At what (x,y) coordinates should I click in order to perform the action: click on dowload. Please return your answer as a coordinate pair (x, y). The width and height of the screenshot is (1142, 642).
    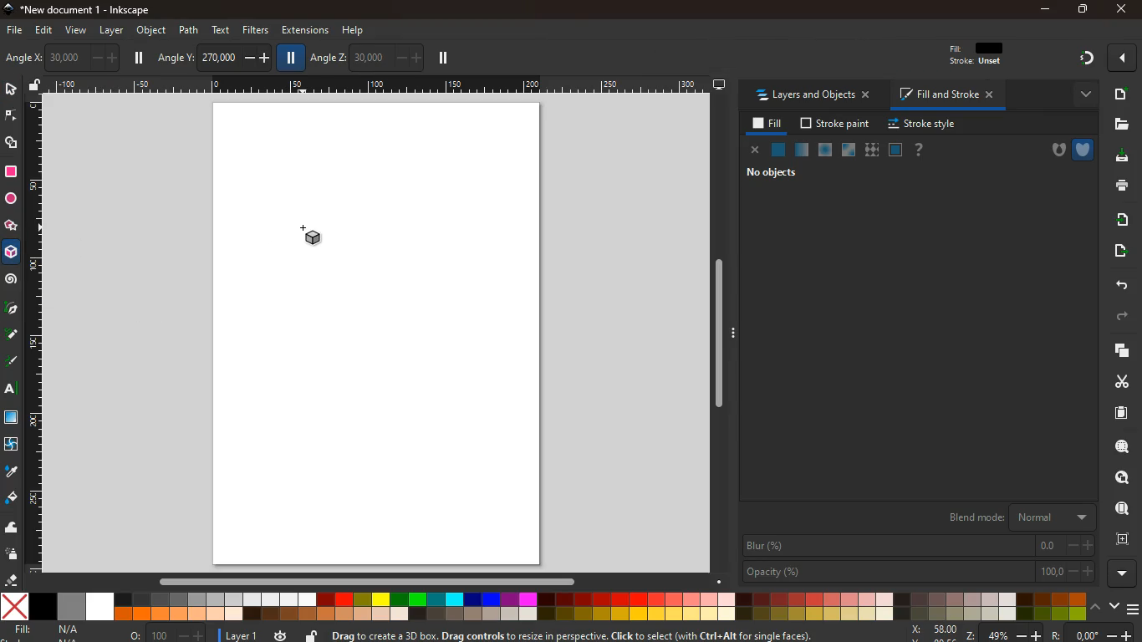
    Looking at the image, I should click on (1119, 156).